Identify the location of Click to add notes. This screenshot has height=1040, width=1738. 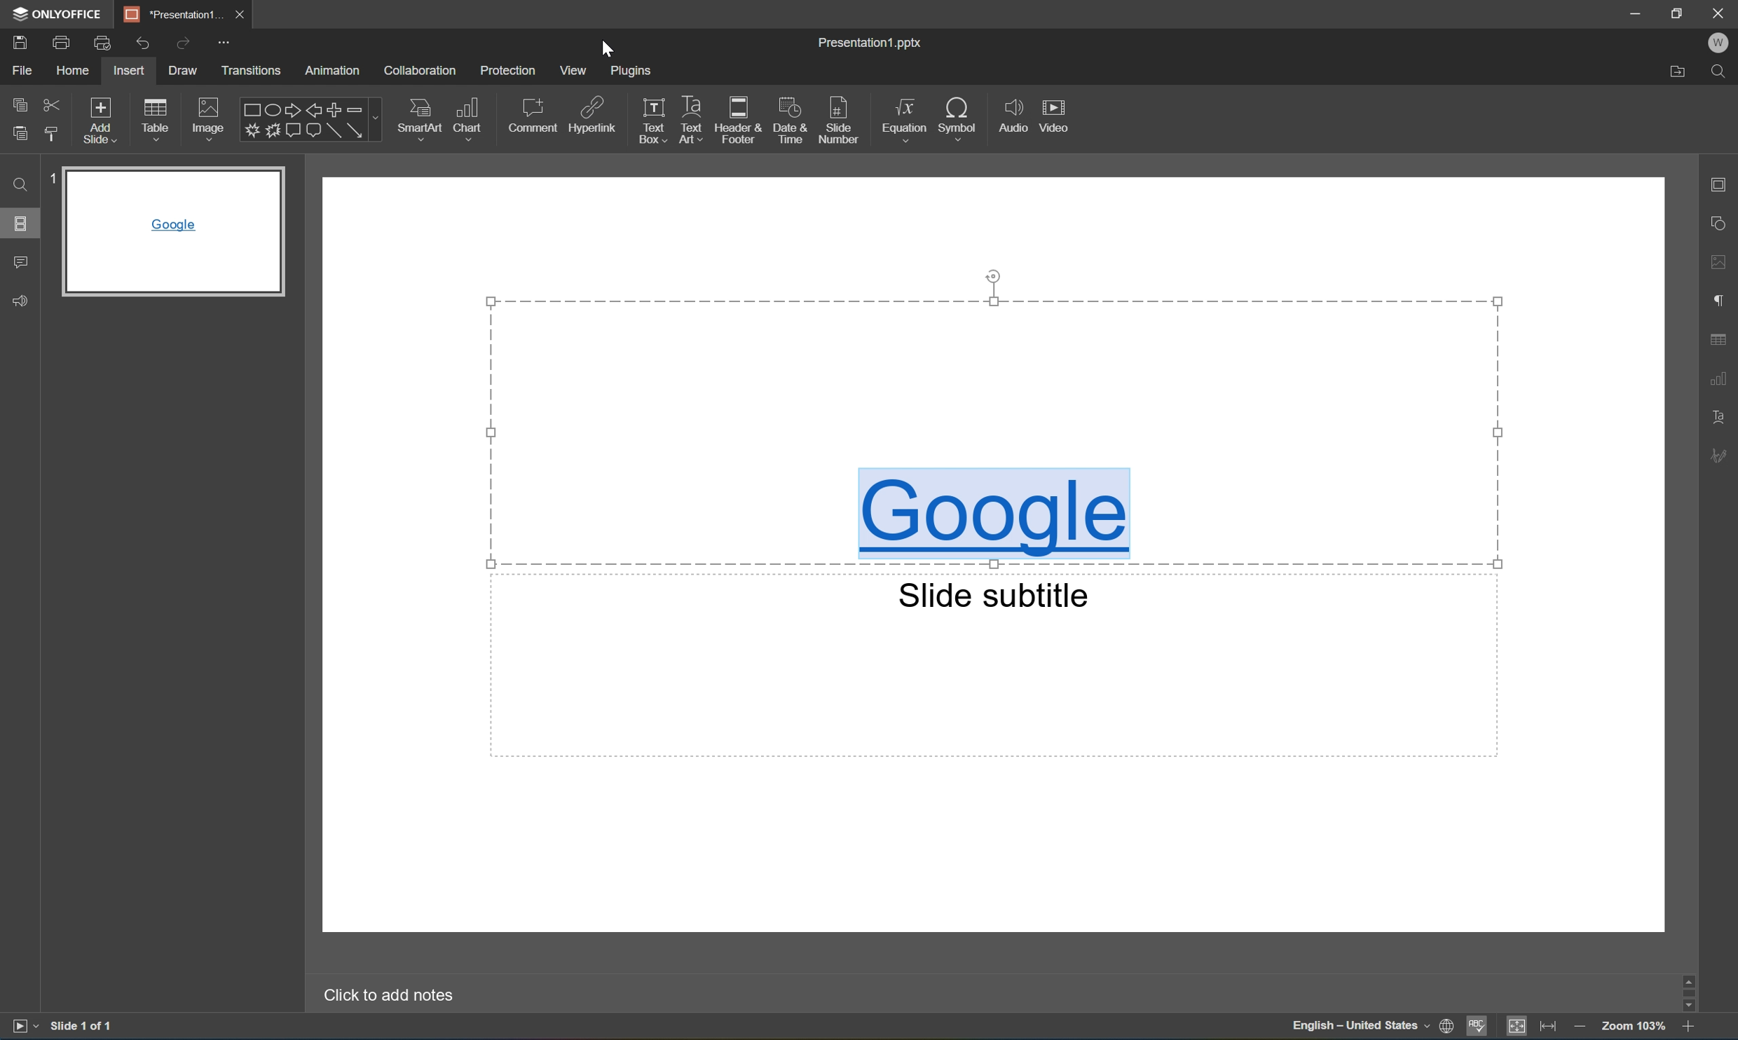
(383, 997).